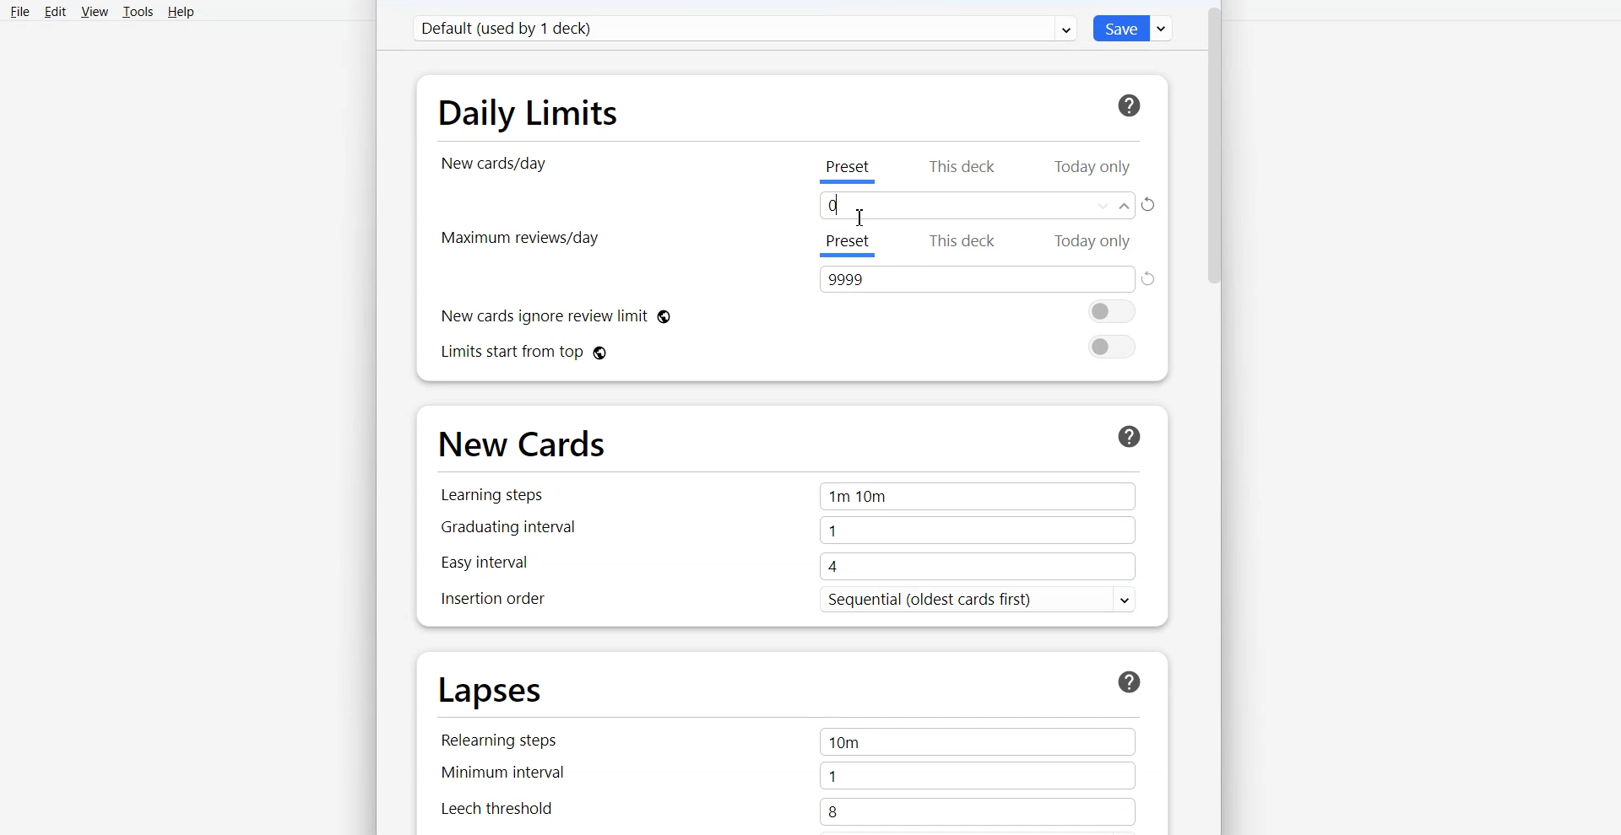 The image size is (1621, 835). I want to click on 1m 10m, so click(972, 496).